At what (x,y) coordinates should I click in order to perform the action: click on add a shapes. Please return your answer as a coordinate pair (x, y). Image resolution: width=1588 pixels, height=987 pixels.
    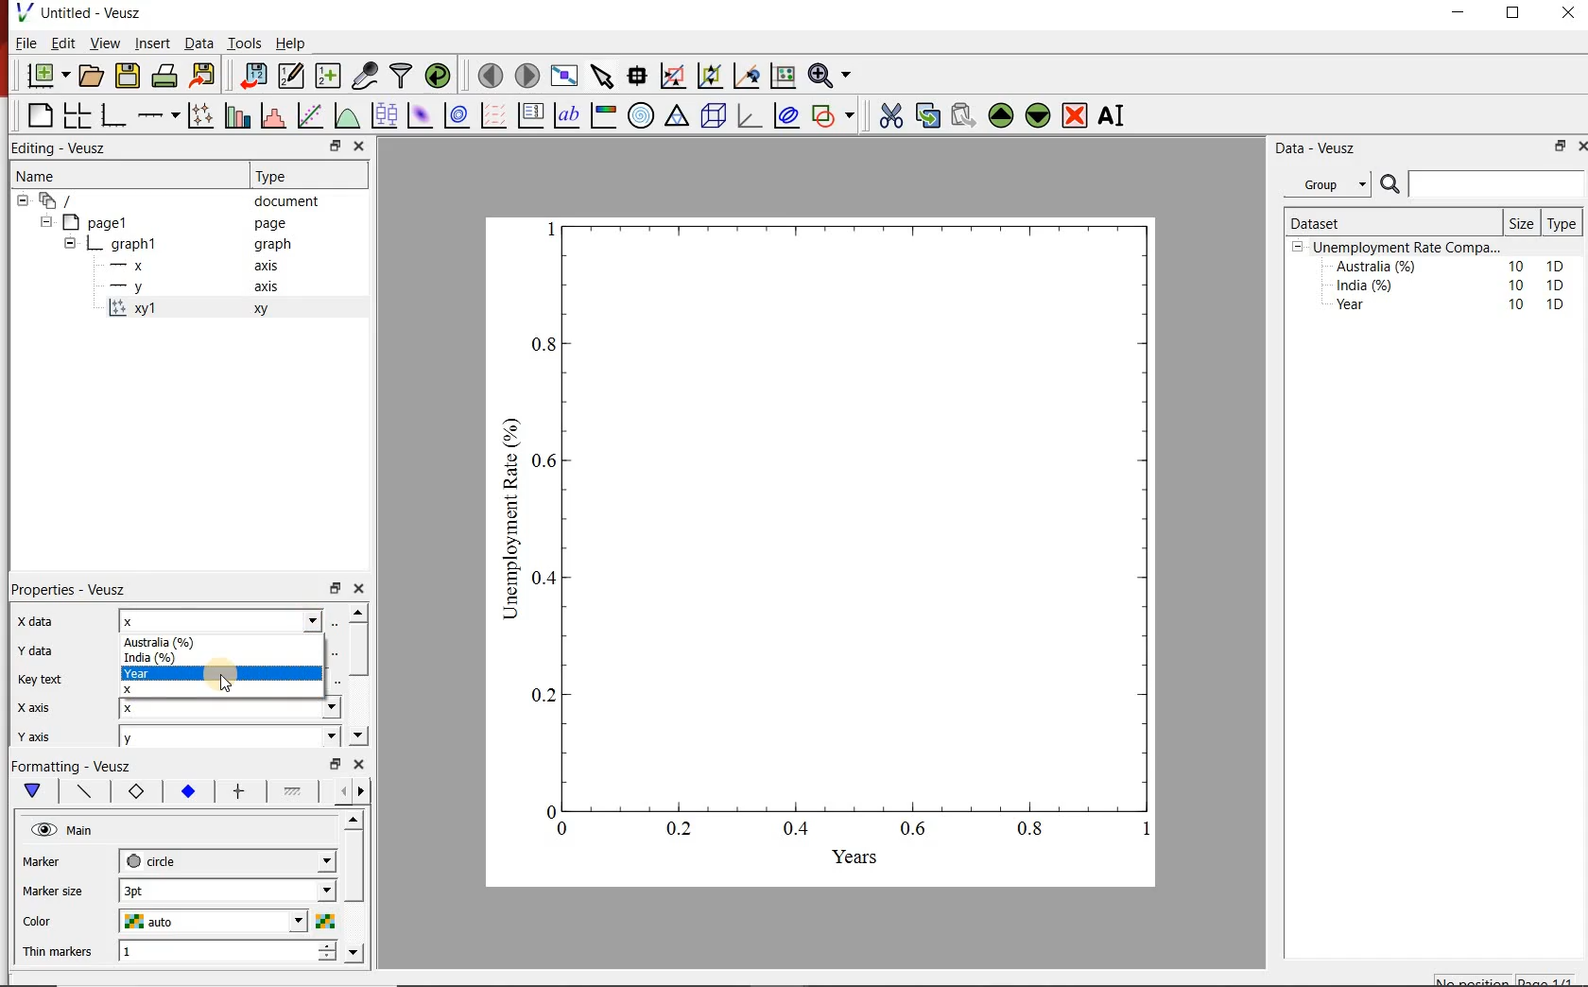
    Looking at the image, I should click on (833, 115).